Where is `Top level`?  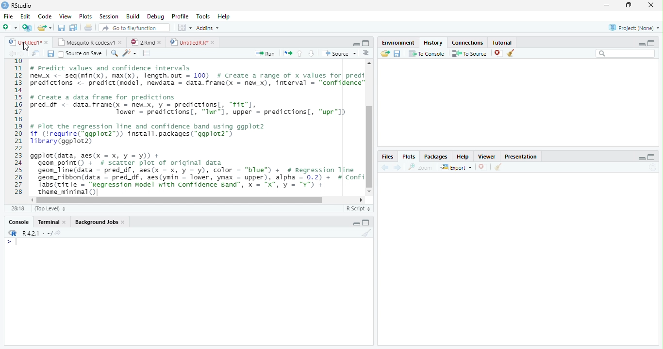 Top level is located at coordinates (50, 209).